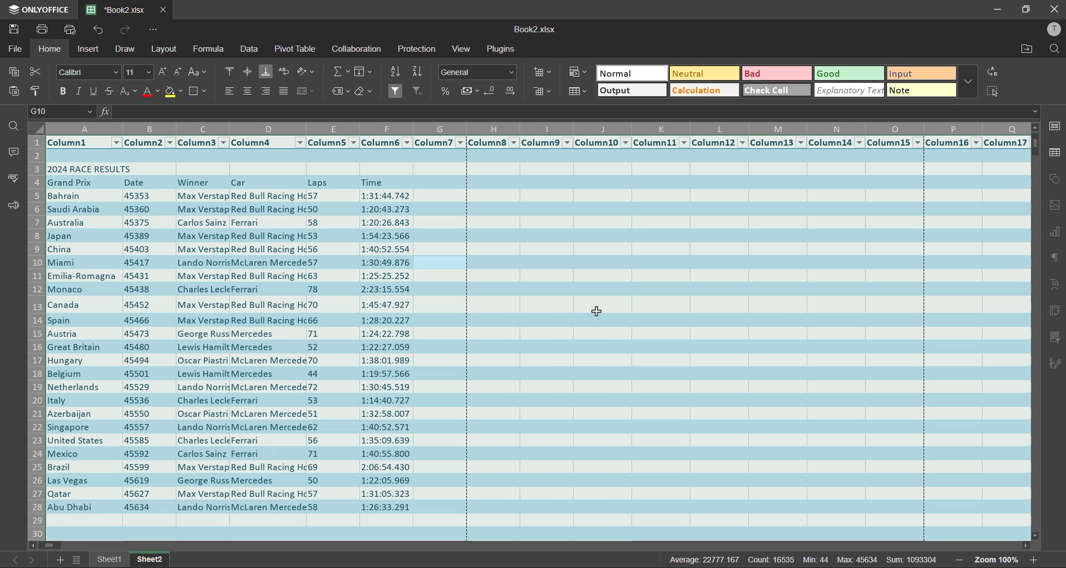  I want to click on output, so click(632, 91).